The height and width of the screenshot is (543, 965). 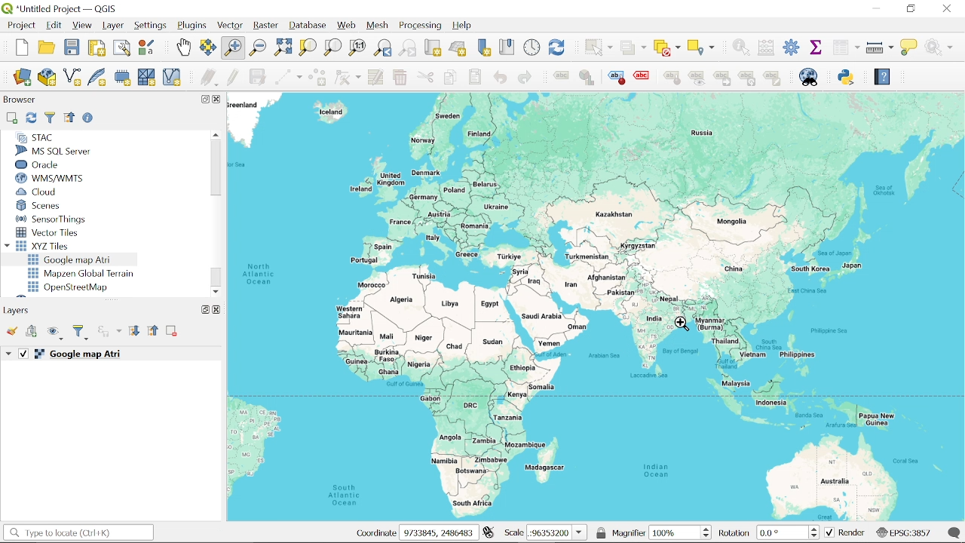 What do you see at coordinates (764, 48) in the screenshot?
I see `Open field calculator` at bounding box center [764, 48].